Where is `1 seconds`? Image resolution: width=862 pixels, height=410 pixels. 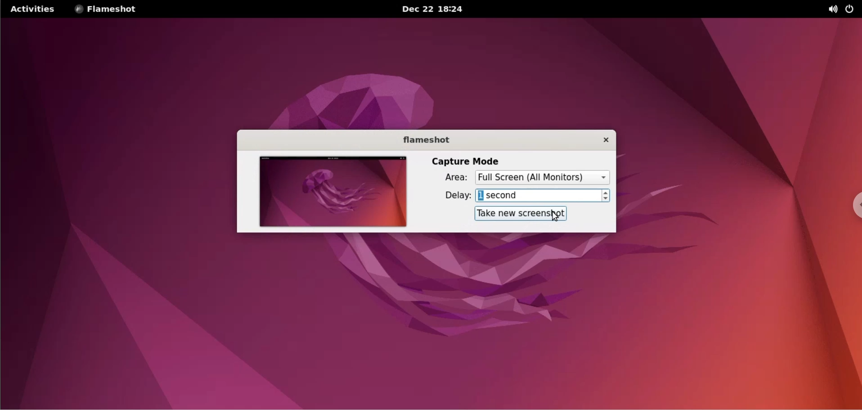
1 seconds is located at coordinates (539, 195).